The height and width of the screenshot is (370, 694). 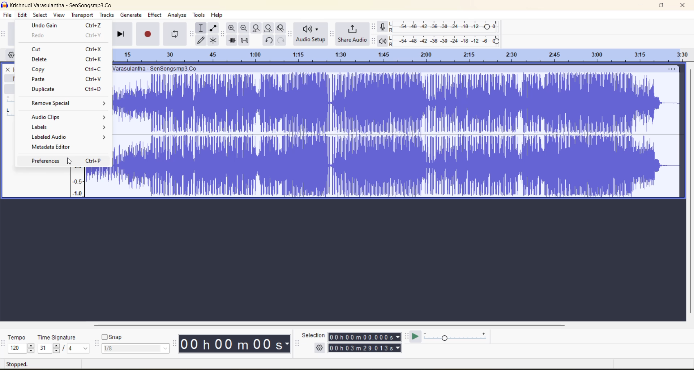 I want to click on close, so click(x=683, y=5).